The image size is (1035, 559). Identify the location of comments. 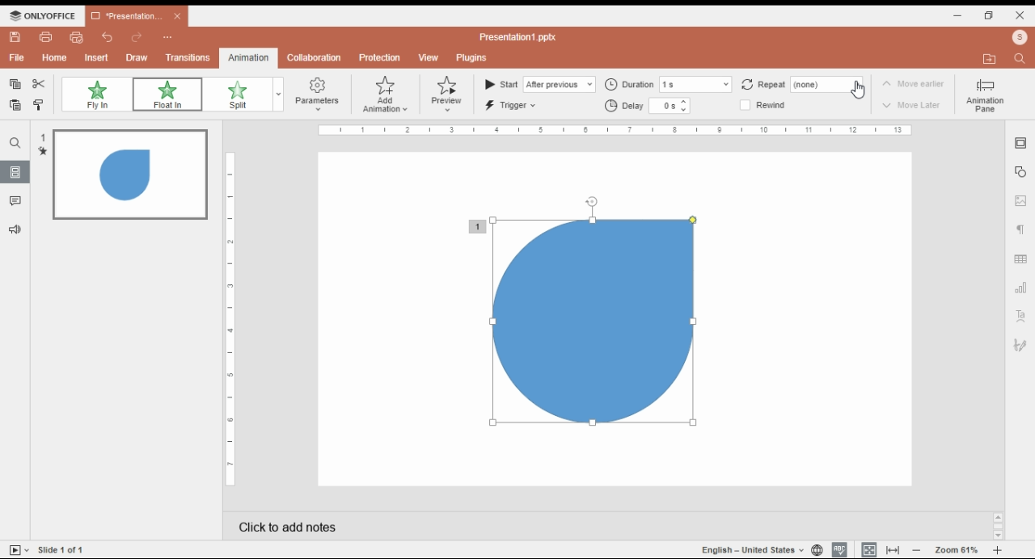
(15, 201).